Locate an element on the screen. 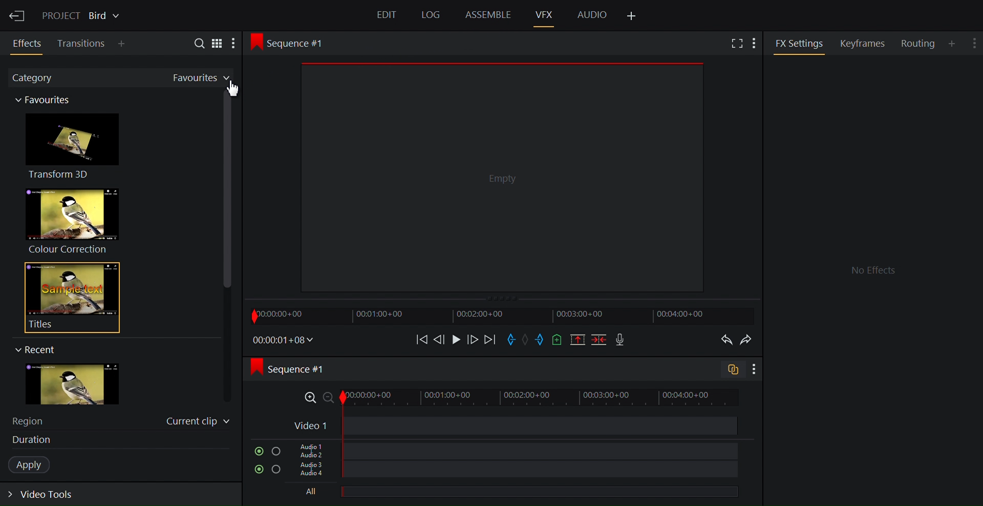 The image size is (983, 506). Audio Track 1, Audio Track 2 is located at coordinates (512, 450).